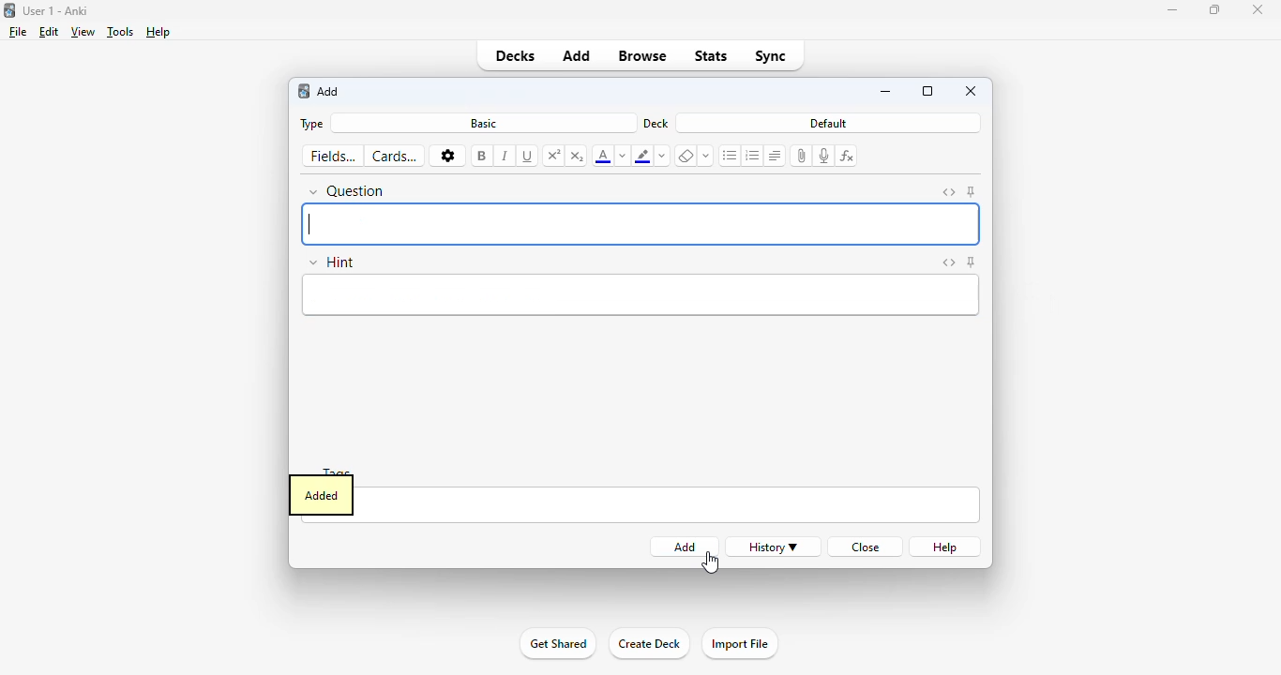 This screenshot has height=675, width=1281. Describe the element at coordinates (655, 124) in the screenshot. I see `deck` at that location.